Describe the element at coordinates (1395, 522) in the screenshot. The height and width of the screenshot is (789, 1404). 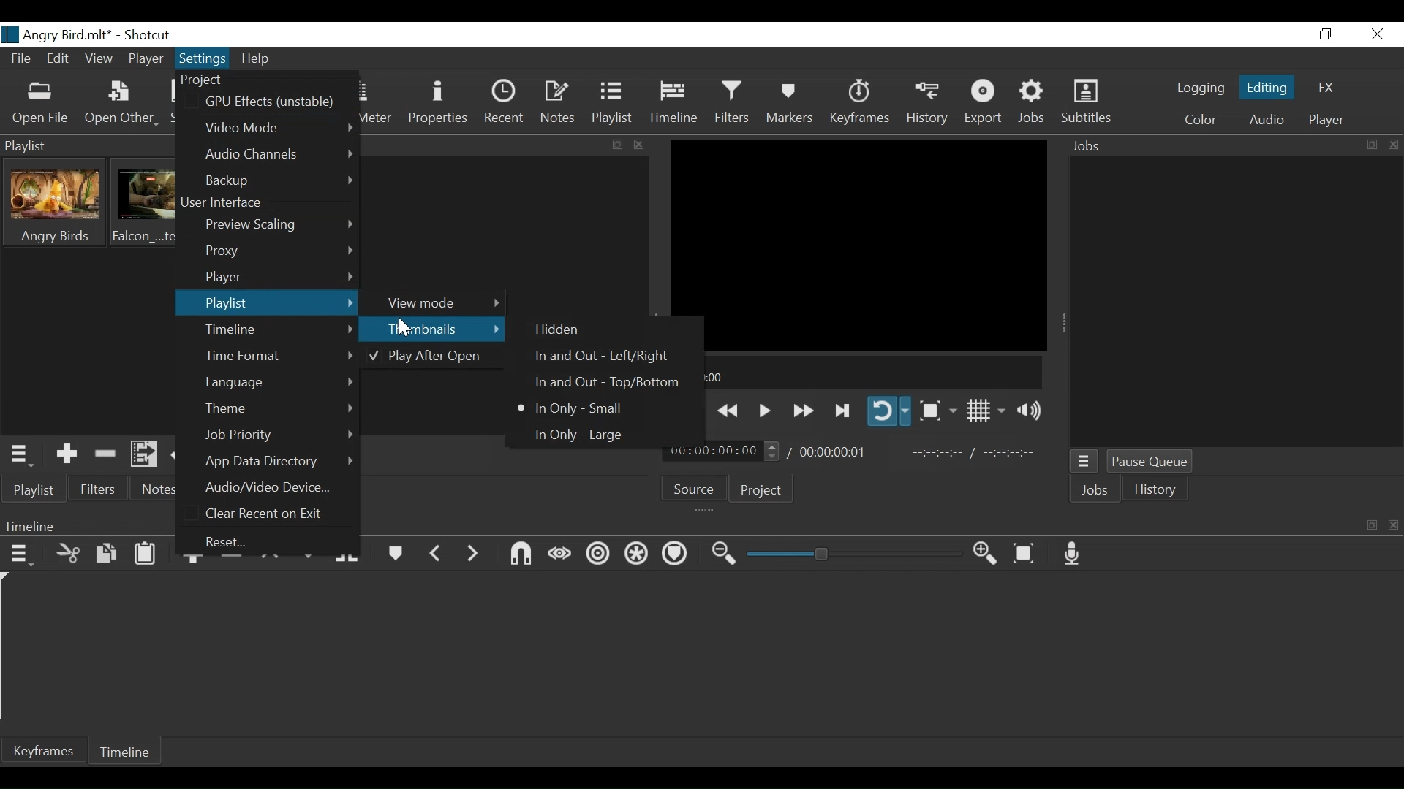
I see `close` at that location.